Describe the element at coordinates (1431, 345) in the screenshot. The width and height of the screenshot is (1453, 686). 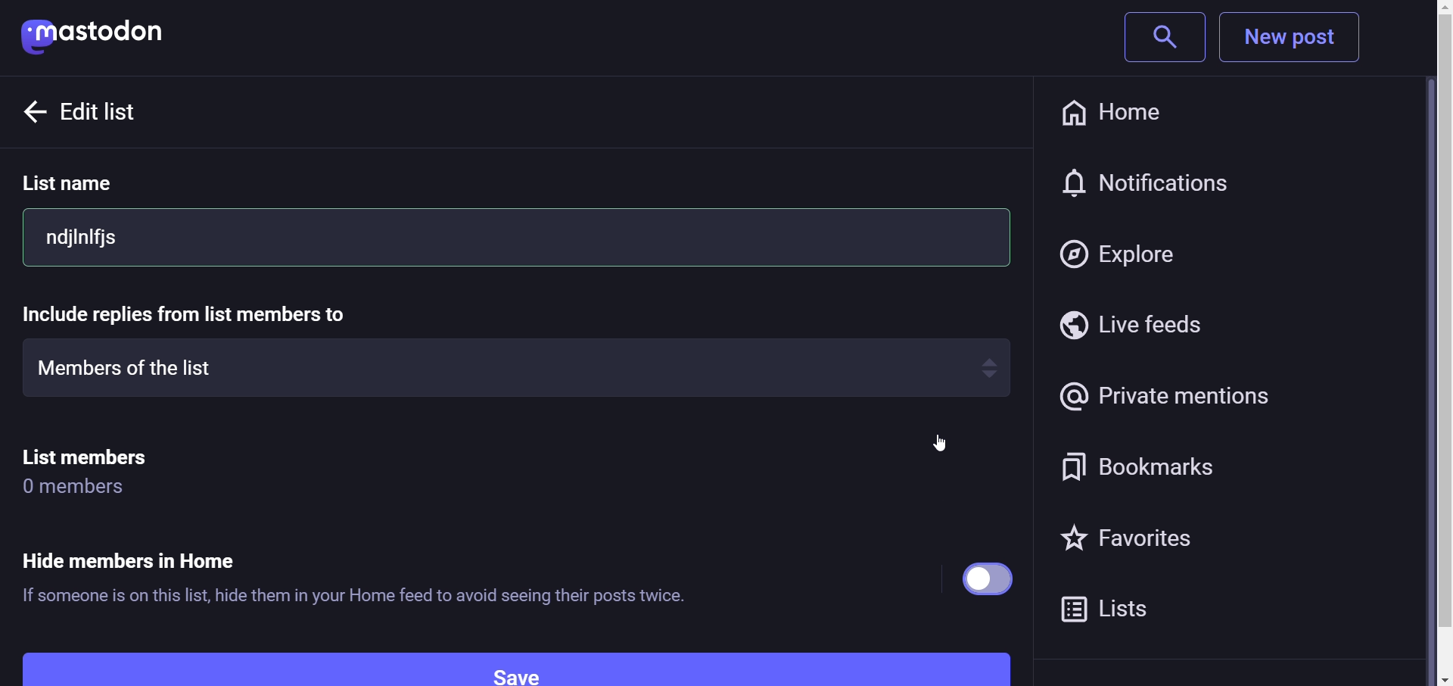
I see `Vertical Scroll Bar` at that location.